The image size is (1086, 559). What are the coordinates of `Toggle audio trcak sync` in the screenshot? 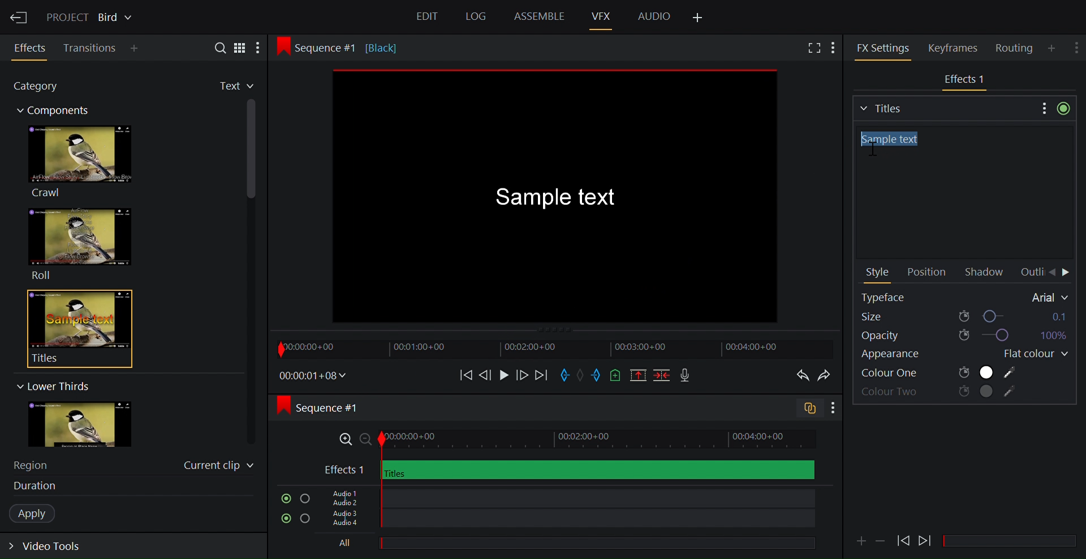 It's located at (805, 410).